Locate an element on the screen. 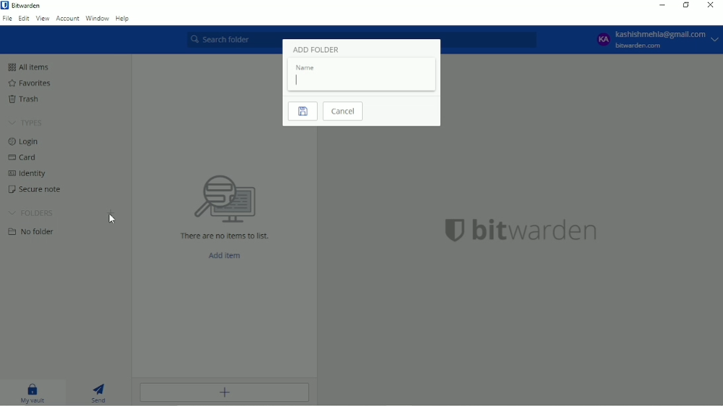  Send is located at coordinates (102, 393).